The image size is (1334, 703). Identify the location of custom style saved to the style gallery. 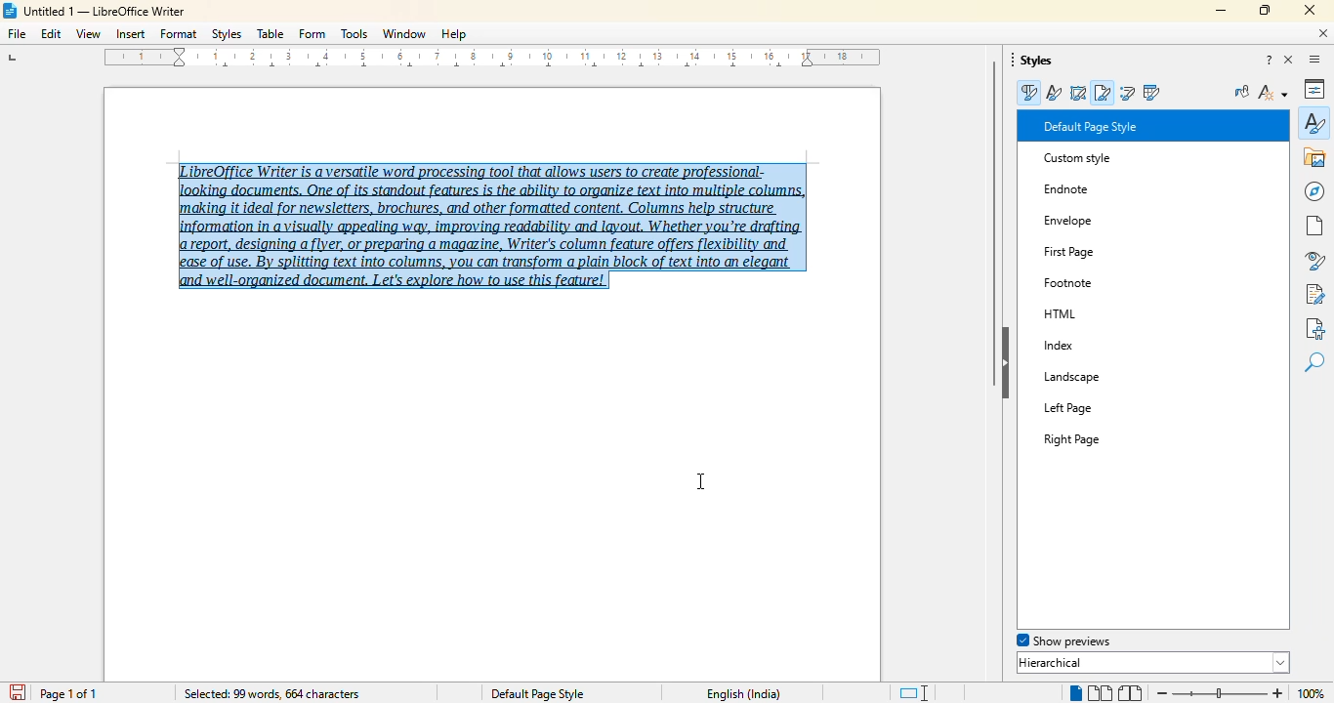
(1080, 158).